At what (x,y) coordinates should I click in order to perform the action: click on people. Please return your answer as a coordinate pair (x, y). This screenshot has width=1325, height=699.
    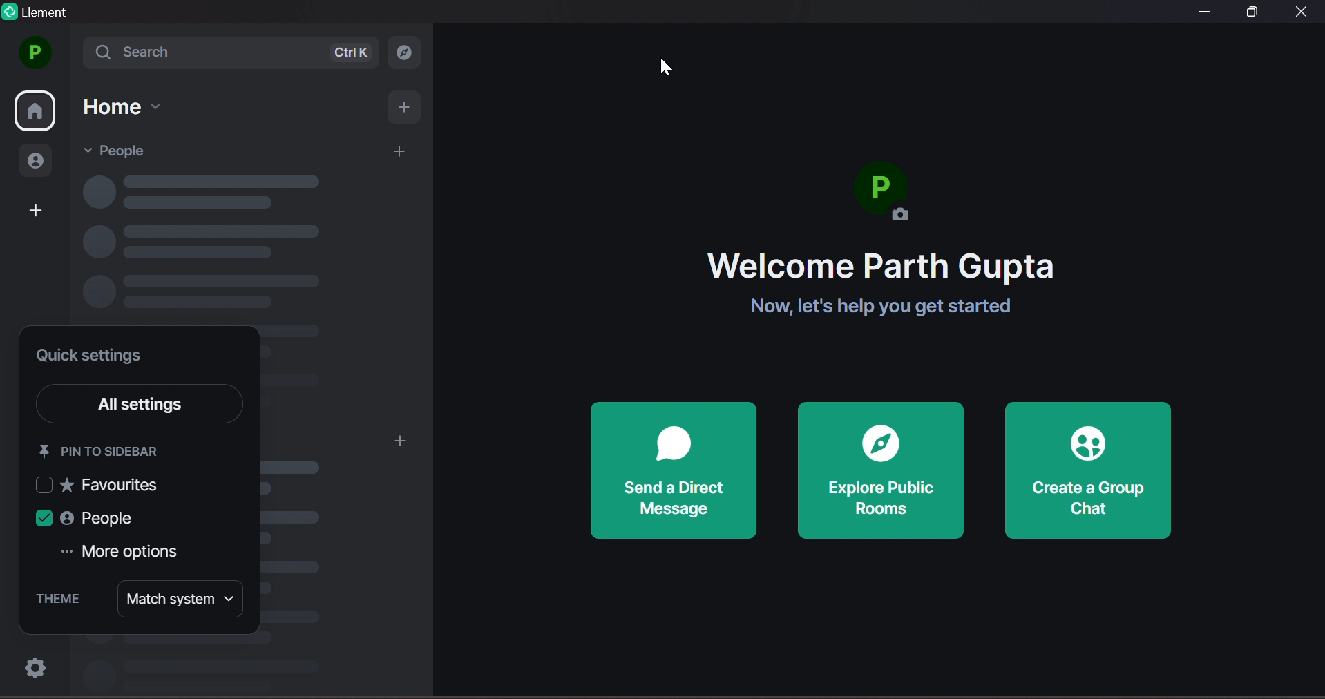
    Looking at the image, I should click on (39, 164).